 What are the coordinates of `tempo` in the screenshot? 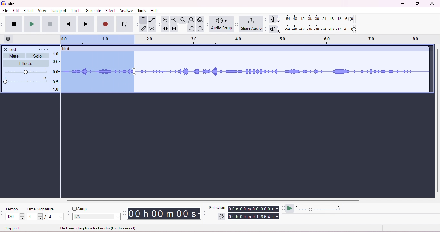 It's located at (14, 209).